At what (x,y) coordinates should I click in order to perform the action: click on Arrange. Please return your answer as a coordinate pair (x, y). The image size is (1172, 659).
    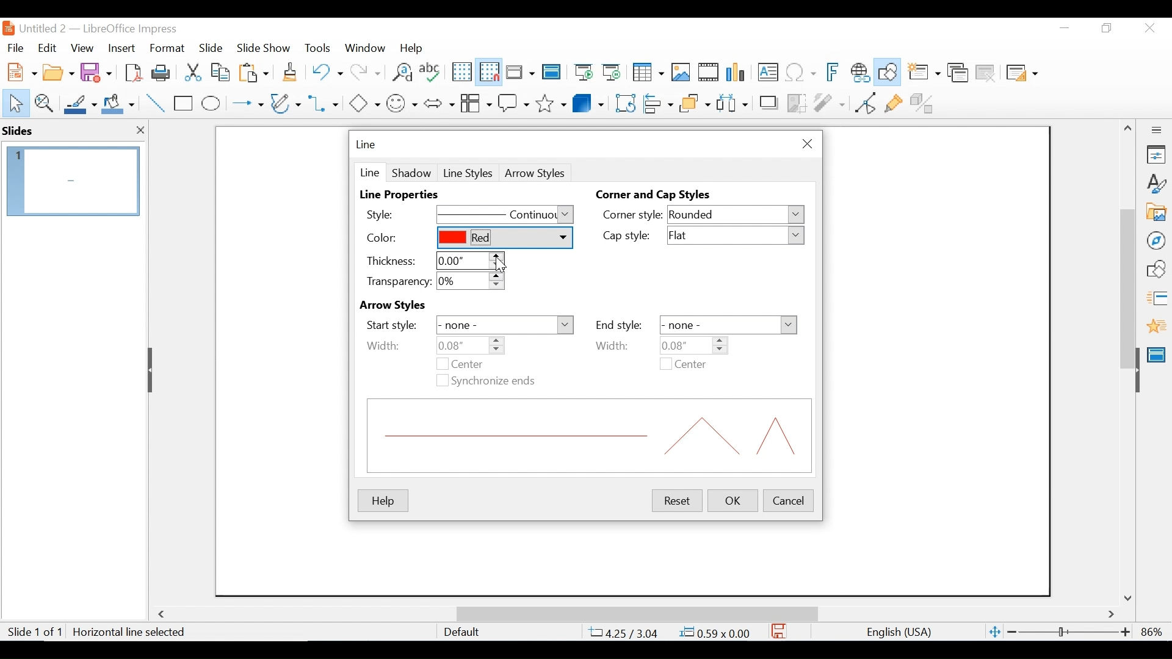
    Looking at the image, I should click on (693, 102).